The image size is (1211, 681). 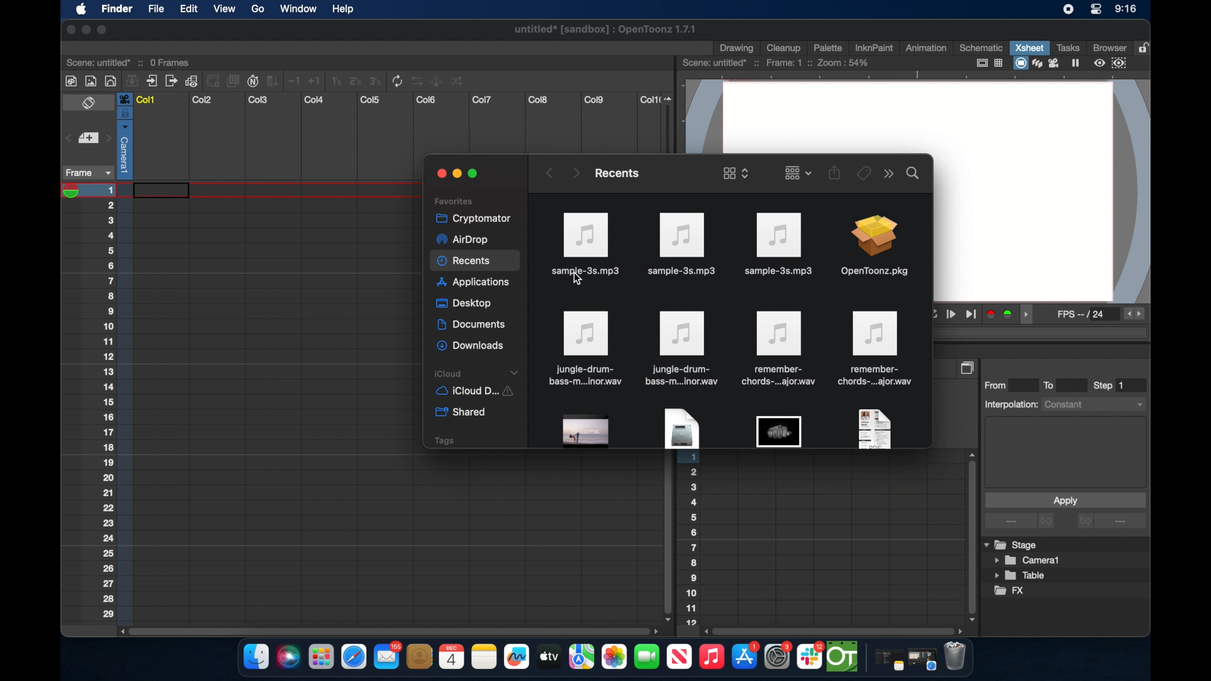 What do you see at coordinates (320, 658) in the screenshot?
I see `launchpad` at bounding box center [320, 658].